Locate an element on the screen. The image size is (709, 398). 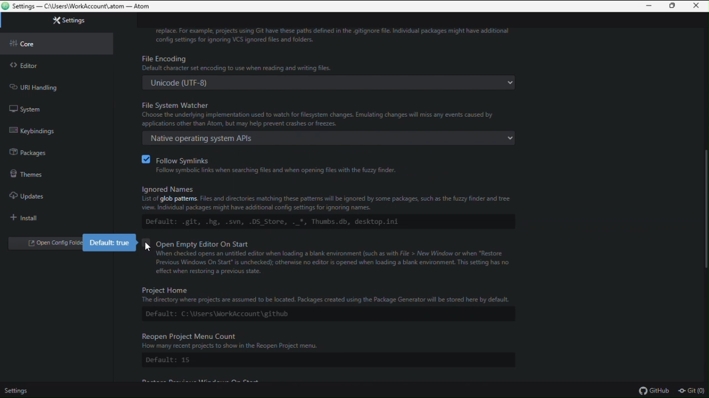
ignored names is located at coordinates (333, 198).